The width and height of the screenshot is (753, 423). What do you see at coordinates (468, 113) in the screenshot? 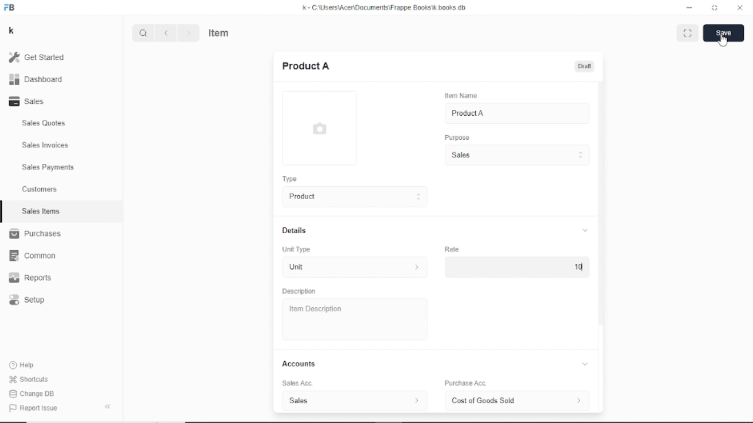
I see `Product A` at bounding box center [468, 113].